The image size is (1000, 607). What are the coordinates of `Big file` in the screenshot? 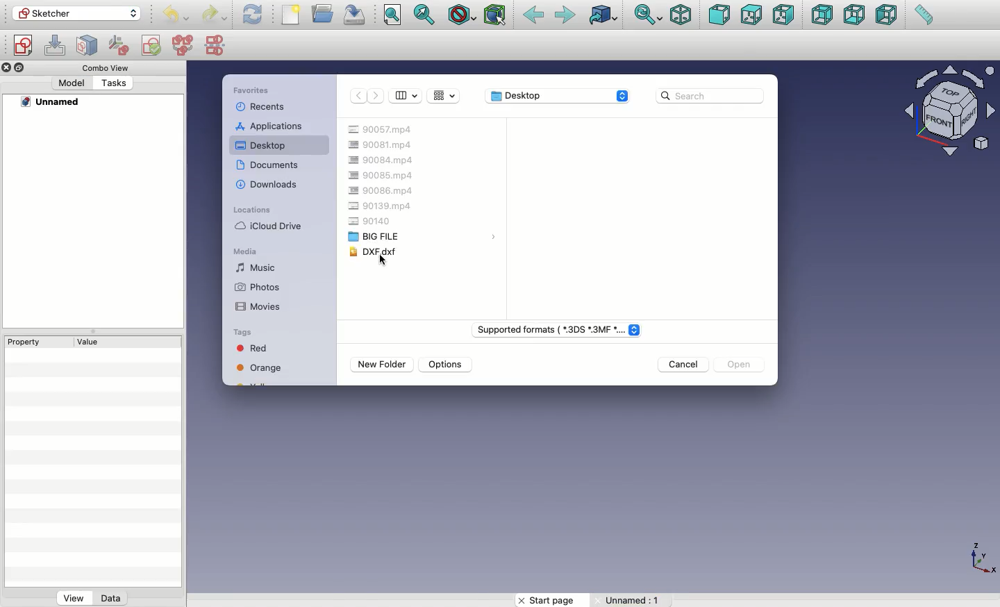 It's located at (378, 236).